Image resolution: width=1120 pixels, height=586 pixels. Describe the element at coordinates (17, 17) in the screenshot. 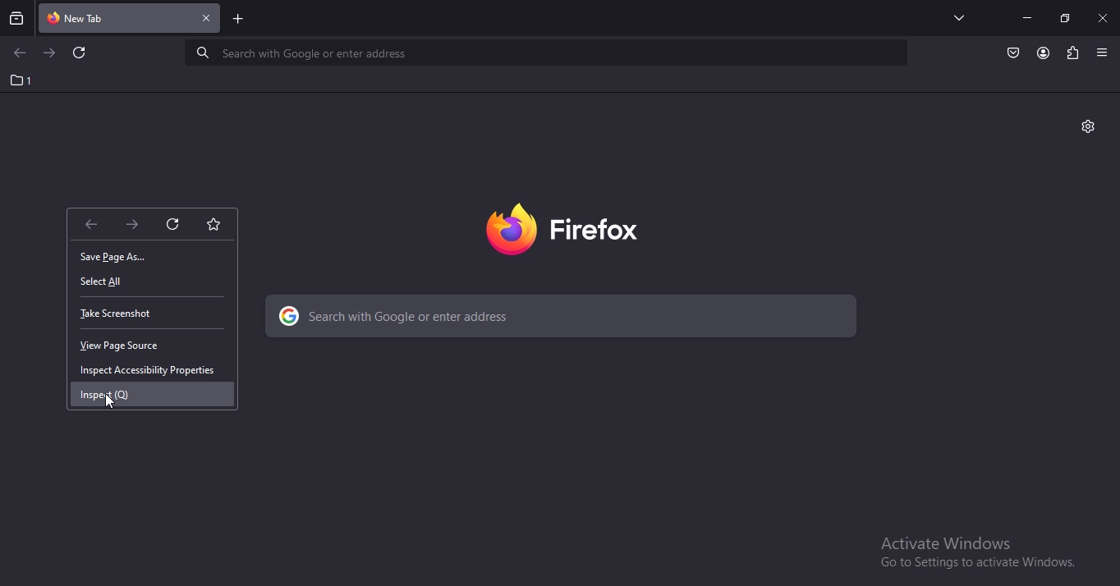

I see `search tabs` at that location.